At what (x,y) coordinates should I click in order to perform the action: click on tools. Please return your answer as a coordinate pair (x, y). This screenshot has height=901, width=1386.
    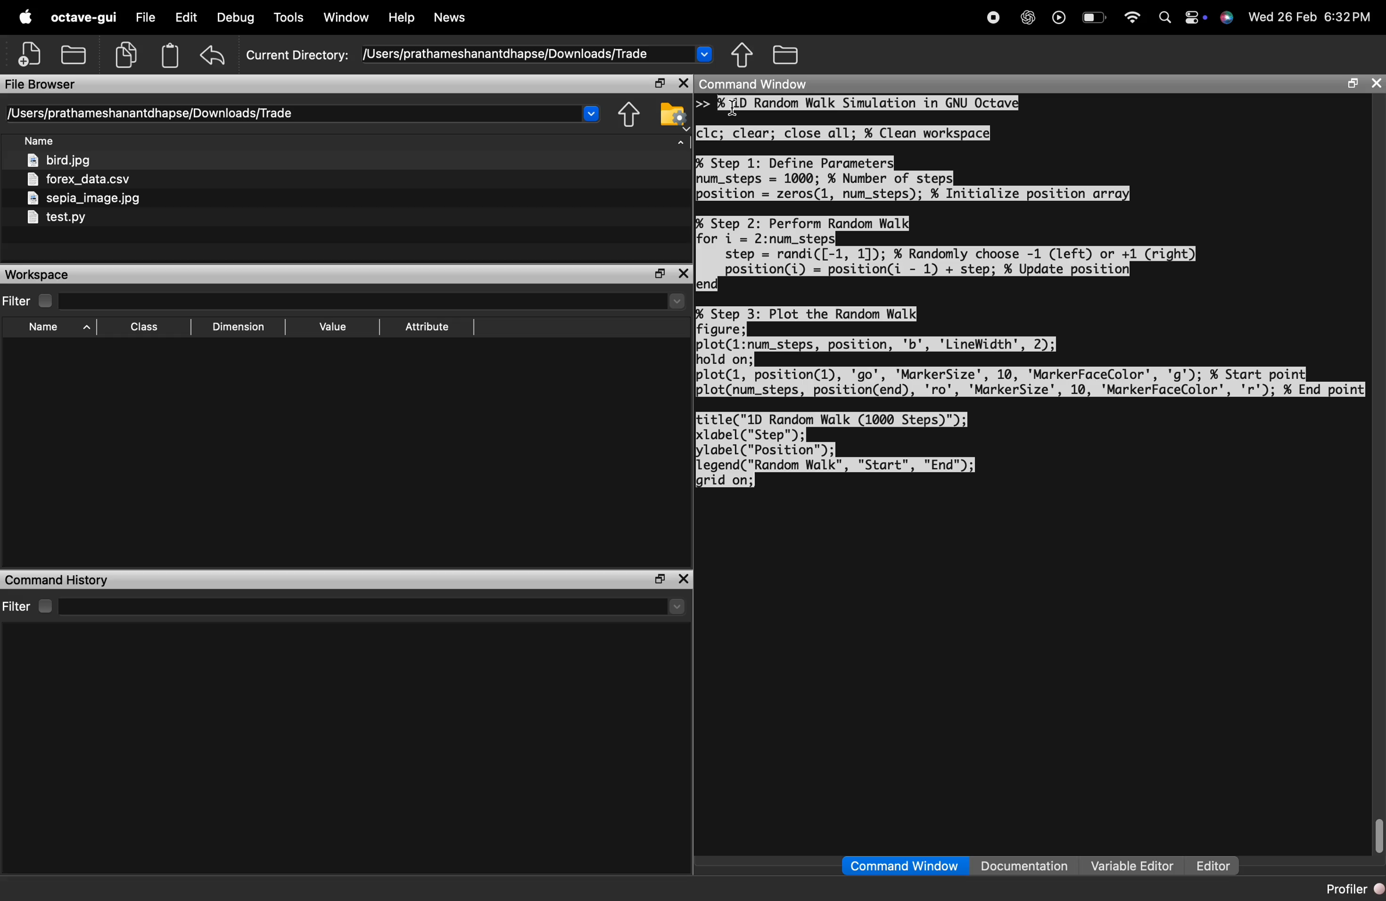
    Looking at the image, I should click on (290, 19).